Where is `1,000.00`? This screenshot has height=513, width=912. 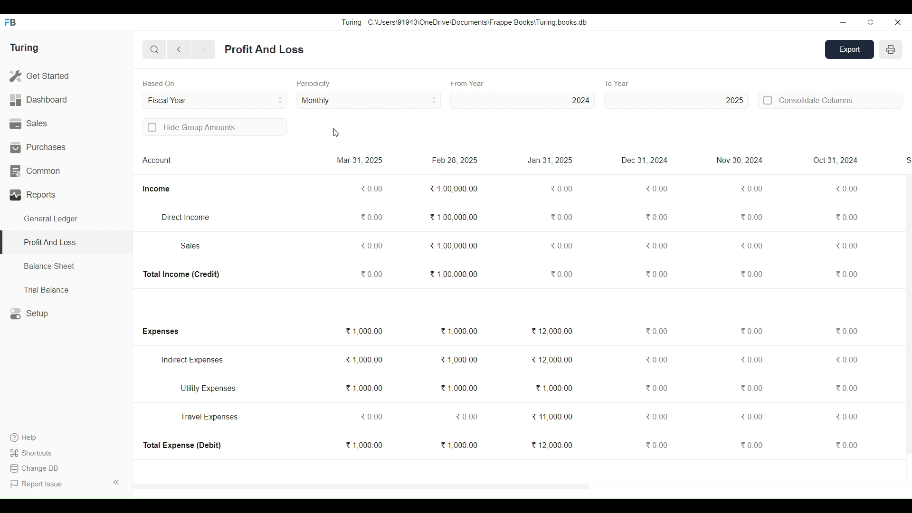 1,000.00 is located at coordinates (459, 445).